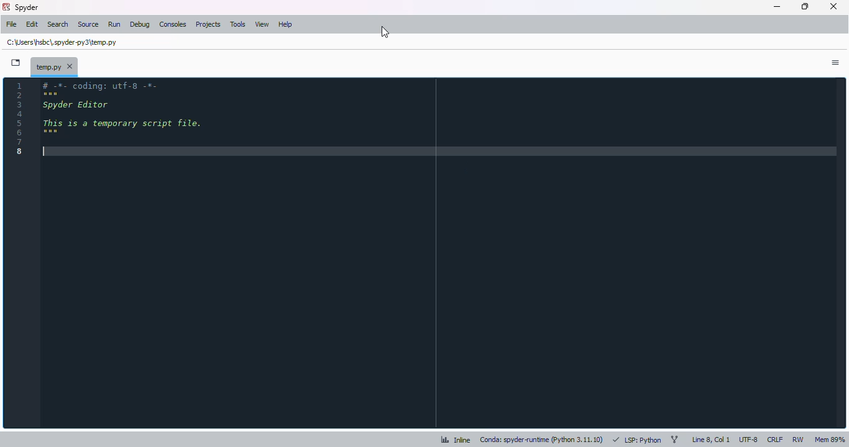 The height and width of the screenshot is (447, 849). I want to click on close, so click(835, 6).